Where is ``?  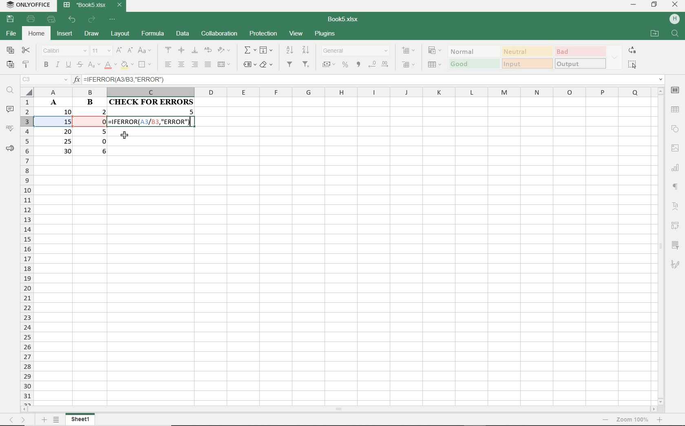  is located at coordinates (676, 208).